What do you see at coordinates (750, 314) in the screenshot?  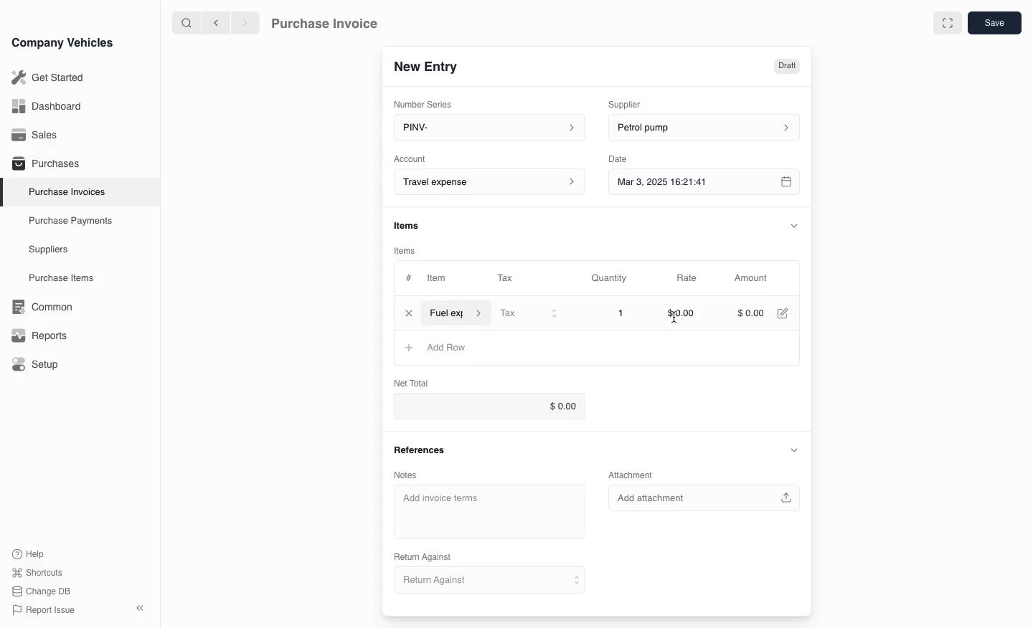 I see `$000` at bounding box center [750, 314].